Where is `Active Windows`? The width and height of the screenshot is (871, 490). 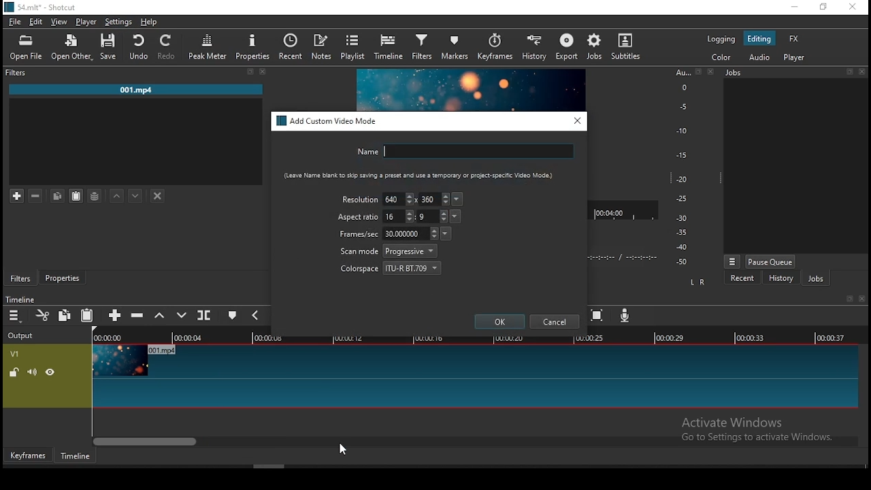
Active Windows is located at coordinates (738, 422).